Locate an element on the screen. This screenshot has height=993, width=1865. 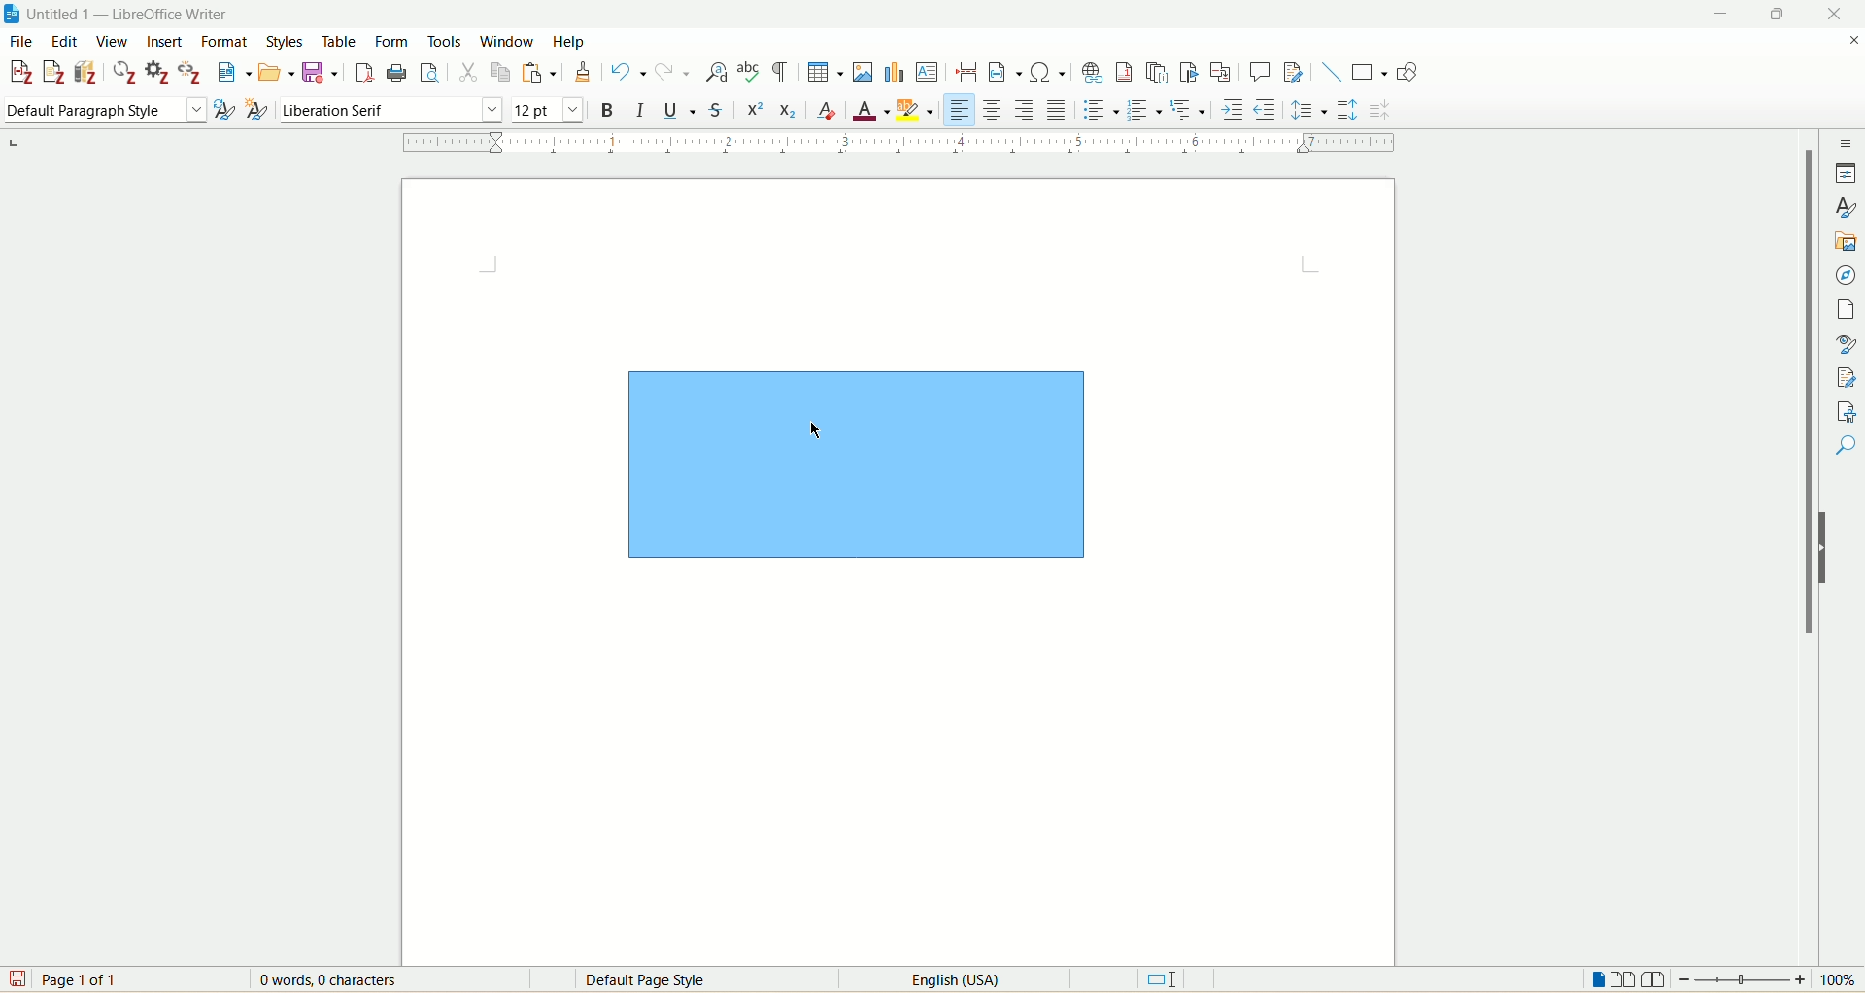
help is located at coordinates (567, 41).